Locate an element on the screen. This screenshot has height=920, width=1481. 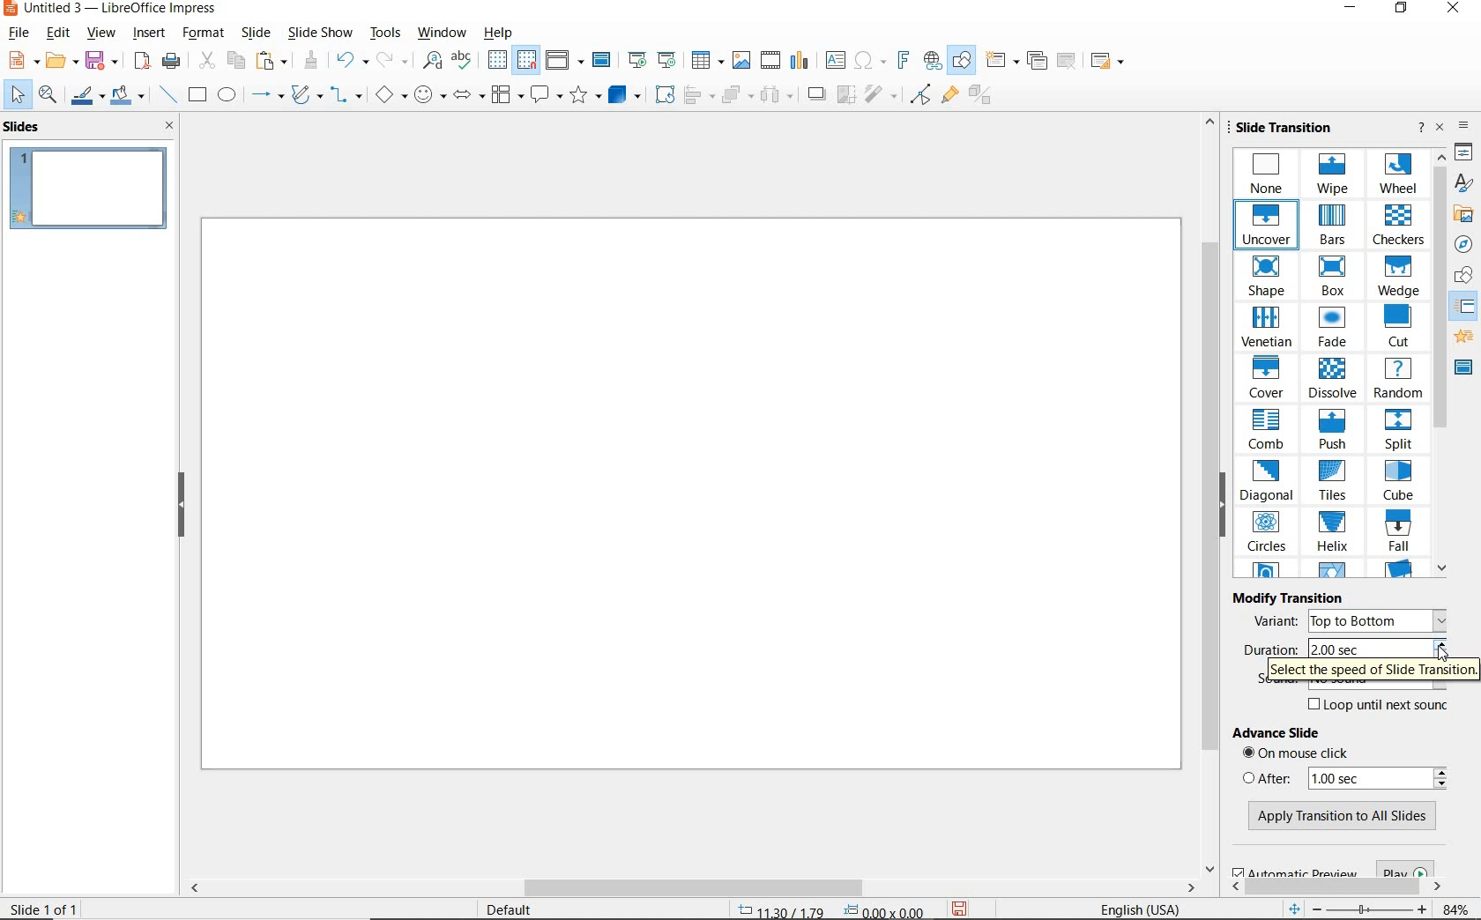
LINE COLOR is located at coordinates (88, 96).